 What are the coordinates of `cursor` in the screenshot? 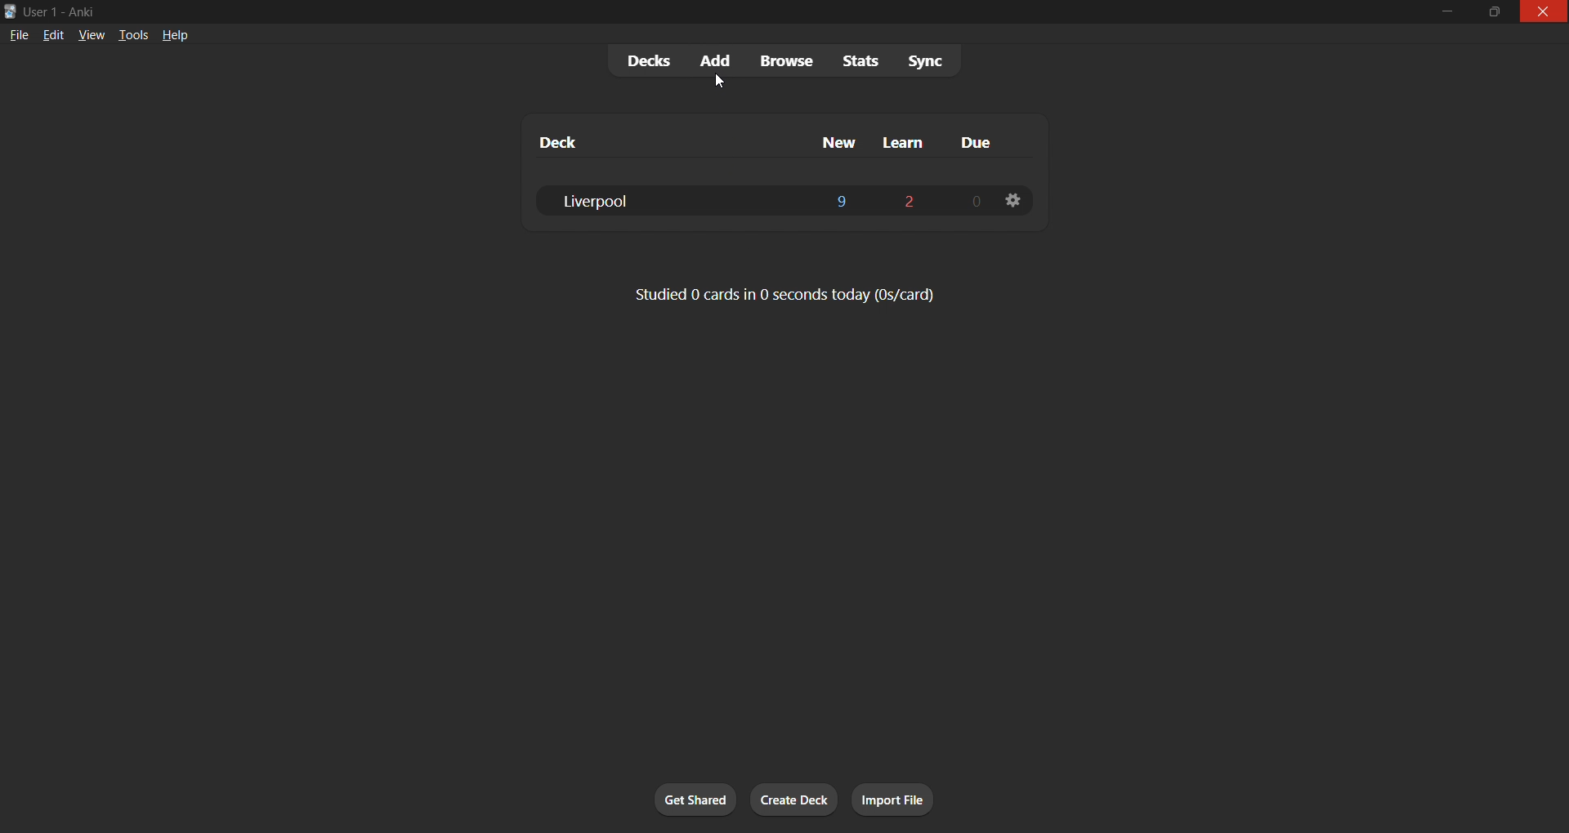 It's located at (722, 80).